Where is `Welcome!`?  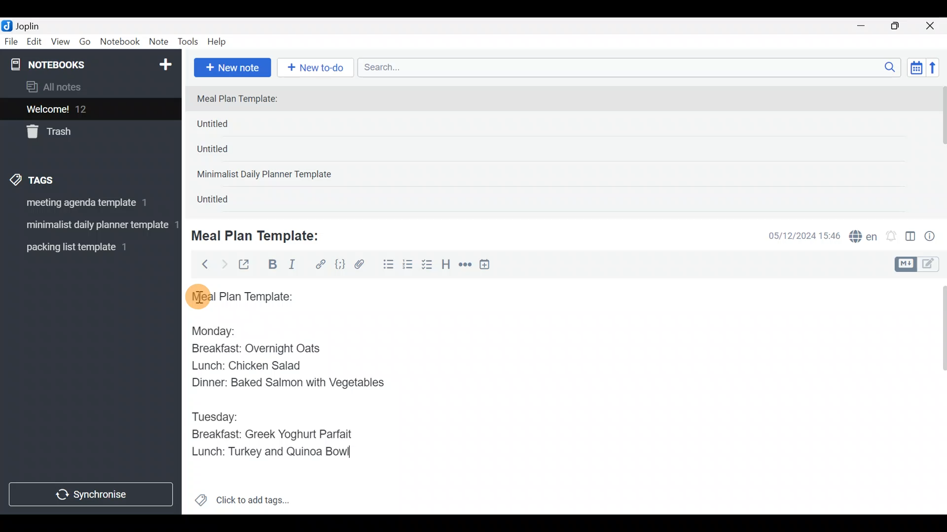
Welcome! is located at coordinates (89, 110).